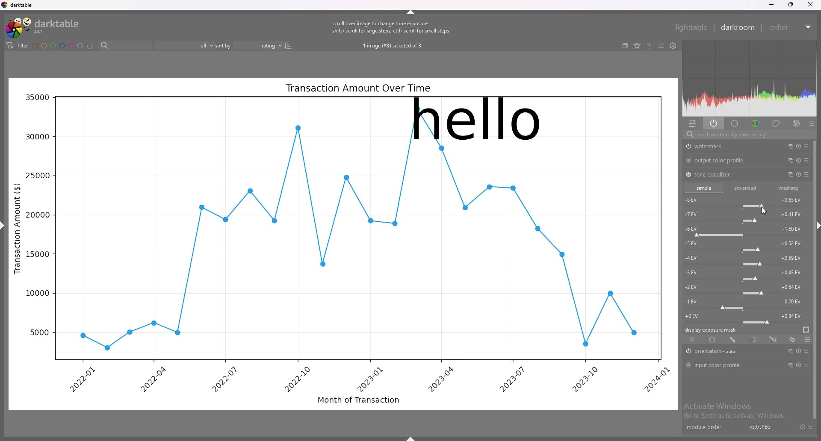  What do you see at coordinates (37, 97) in the screenshot?
I see `35000` at bounding box center [37, 97].